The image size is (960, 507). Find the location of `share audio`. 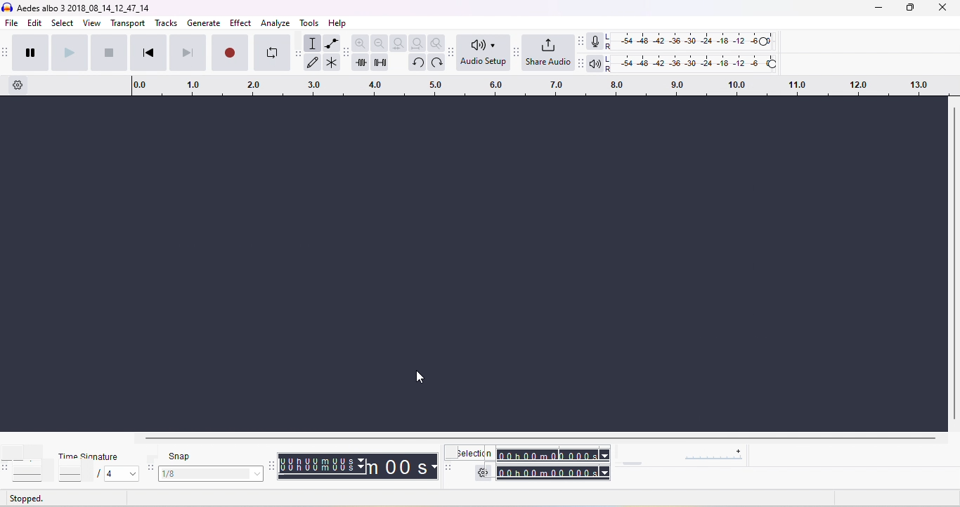

share audio is located at coordinates (548, 54).